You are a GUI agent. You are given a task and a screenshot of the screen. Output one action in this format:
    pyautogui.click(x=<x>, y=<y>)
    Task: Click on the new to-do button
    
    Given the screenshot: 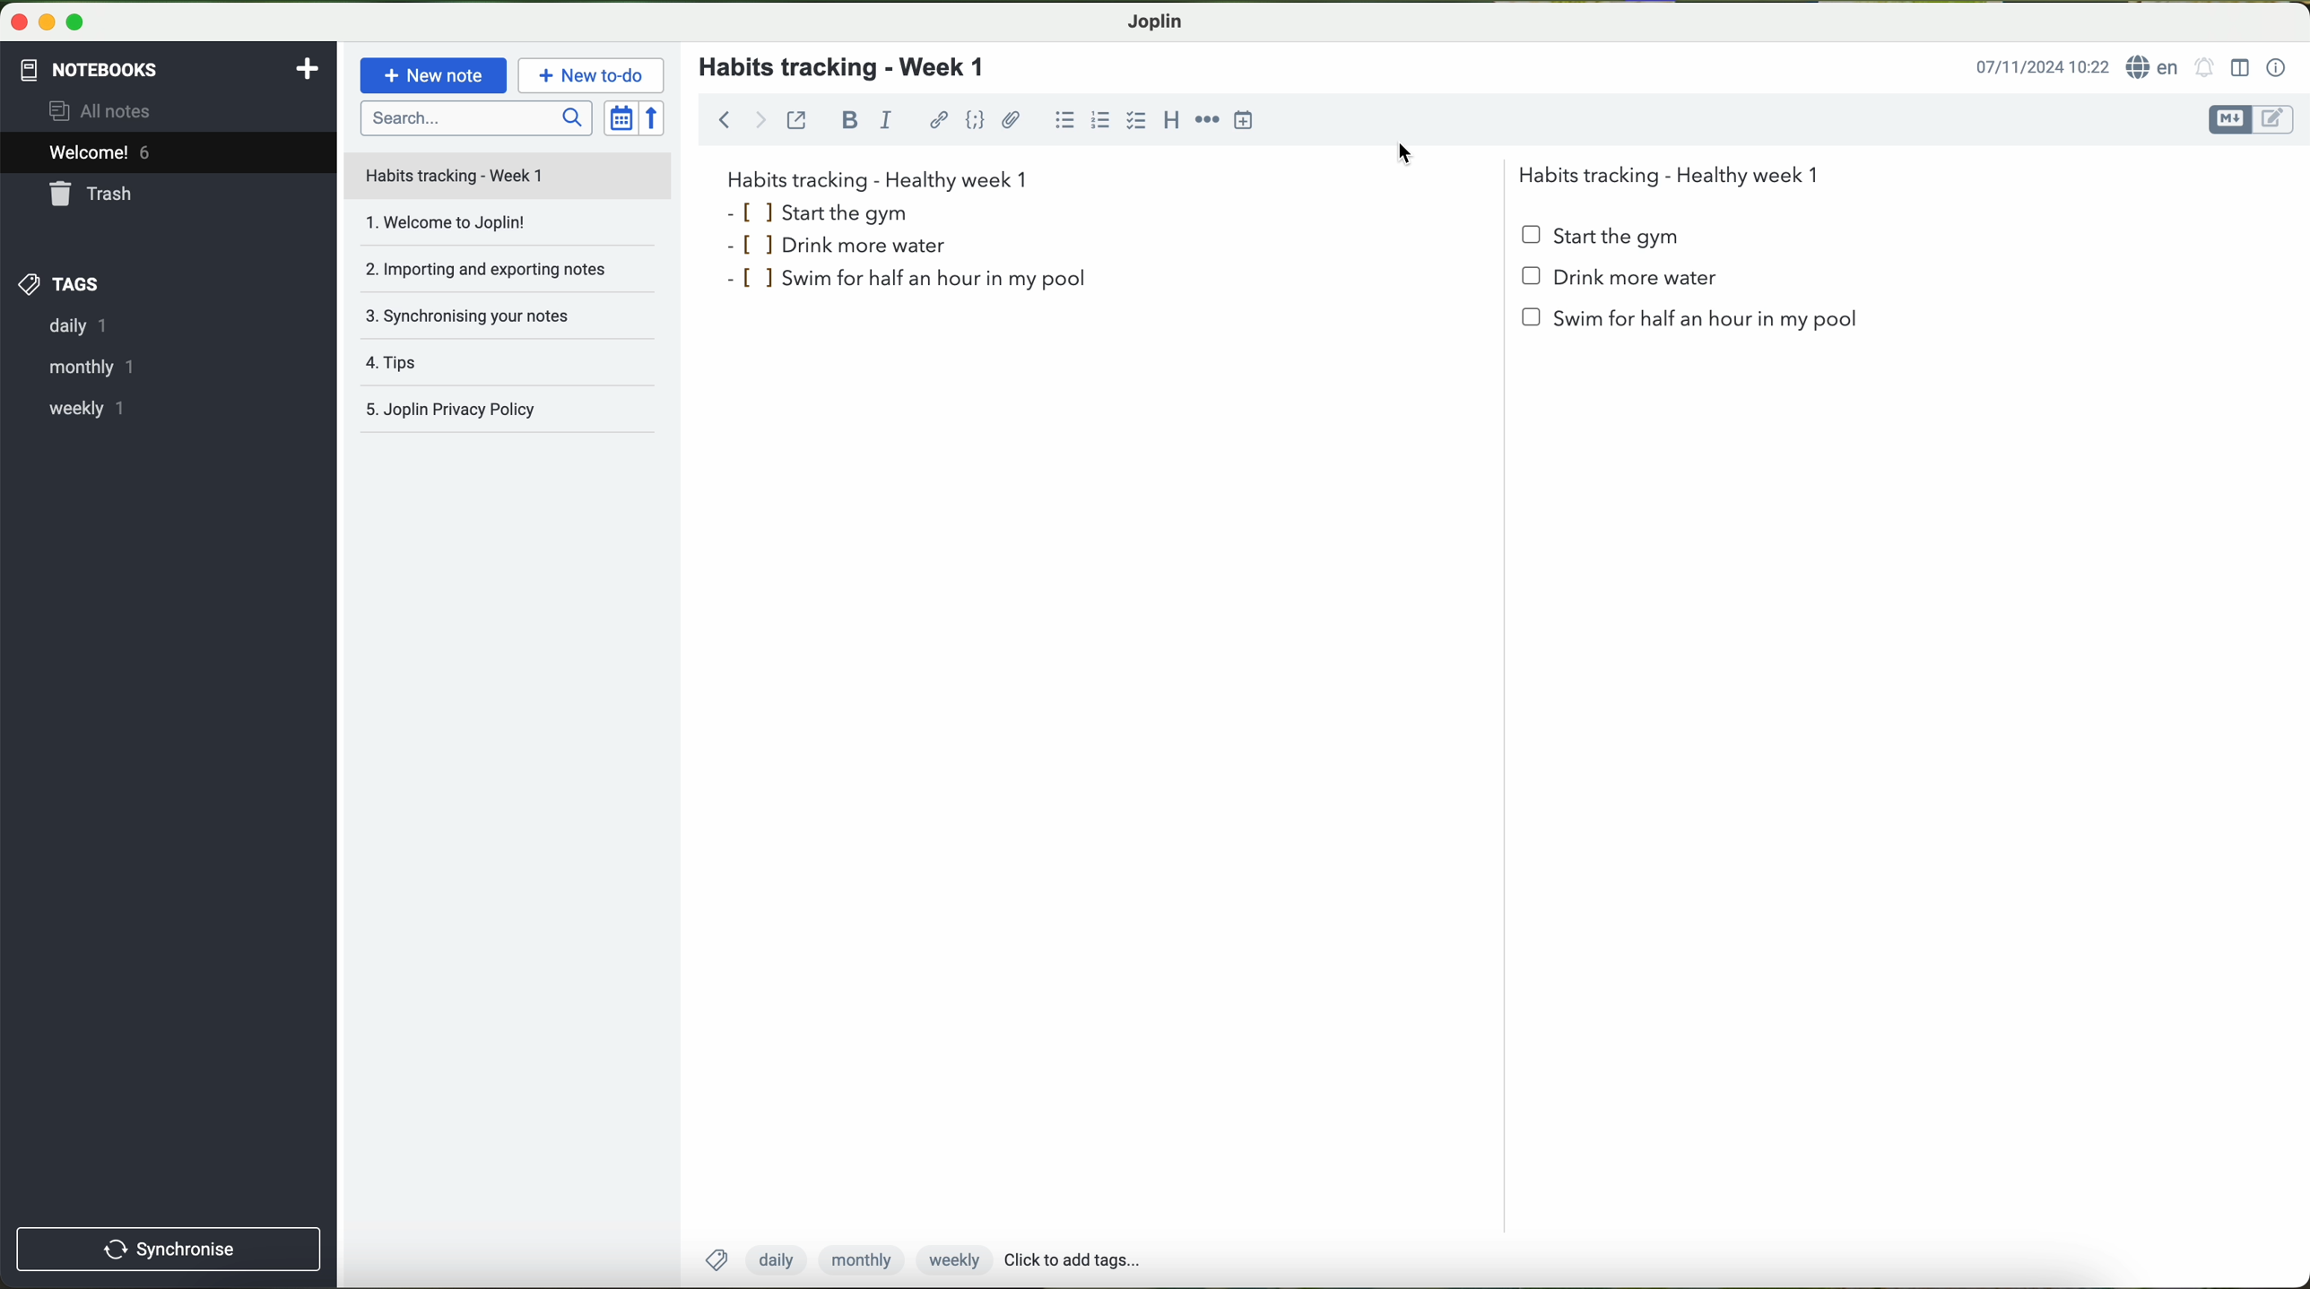 What is the action you would take?
    pyautogui.click(x=591, y=74)
    